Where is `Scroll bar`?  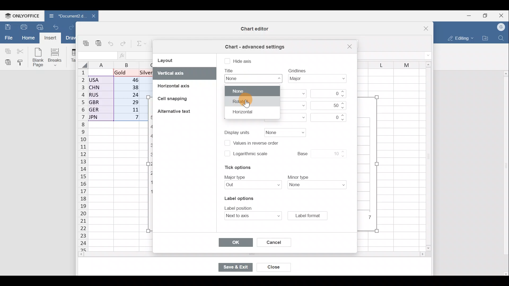 Scroll bar is located at coordinates (505, 173).